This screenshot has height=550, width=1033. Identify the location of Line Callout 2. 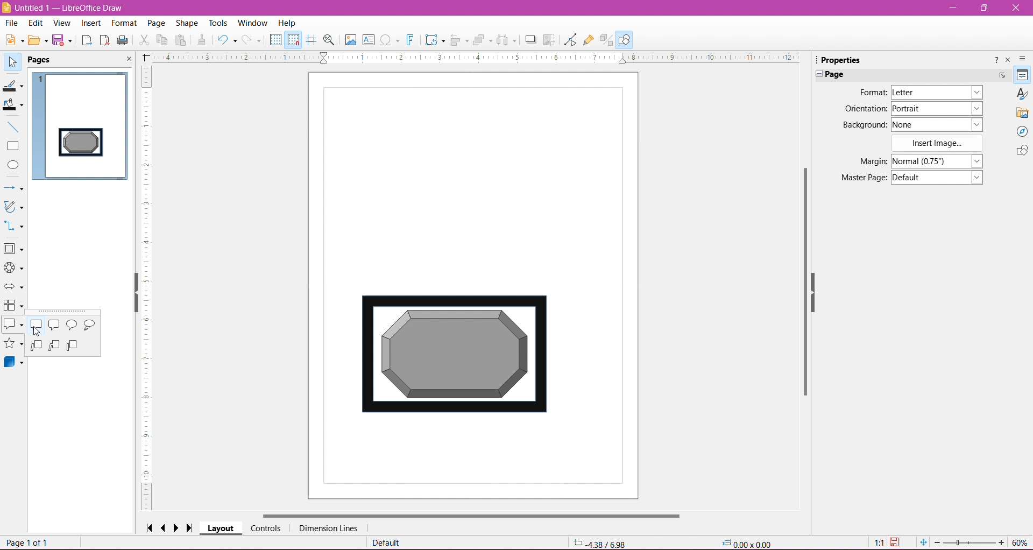
(55, 346).